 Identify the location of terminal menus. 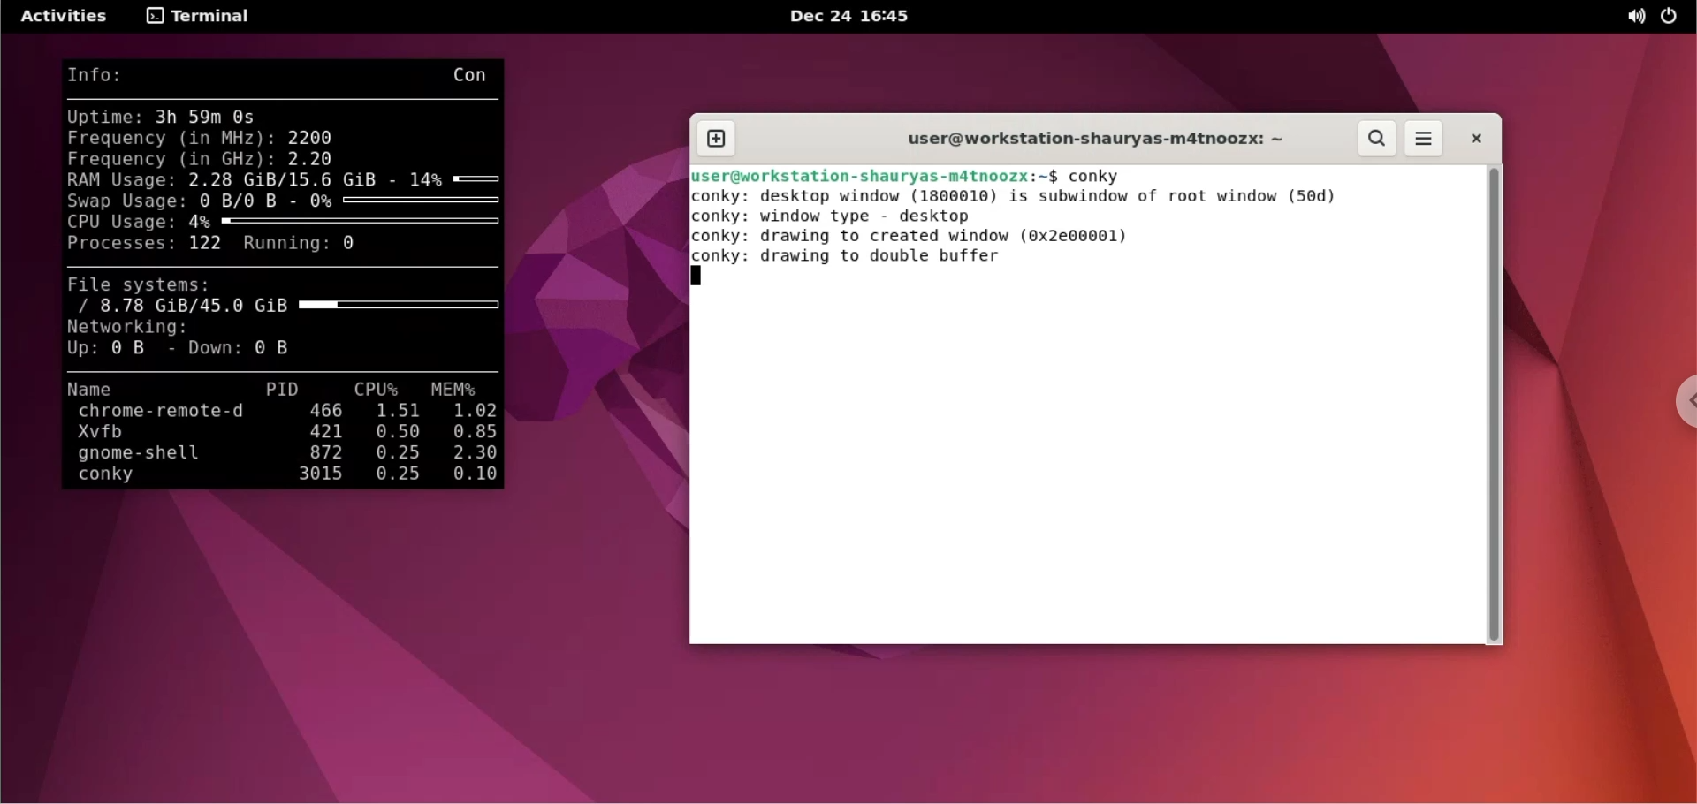
(1422, 140).